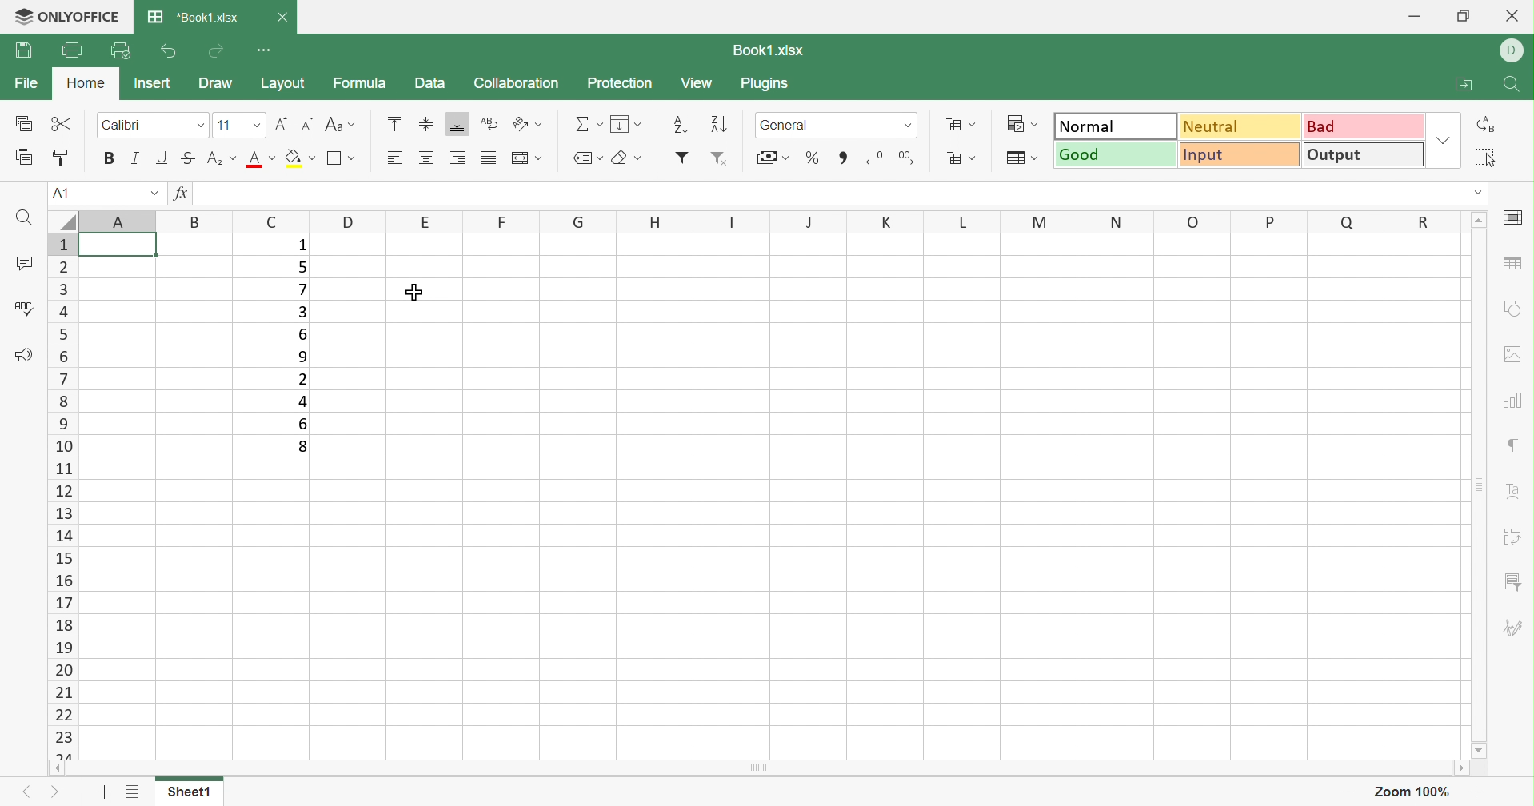 The width and height of the screenshot is (1534, 806). I want to click on Change case, so click(342, 127).